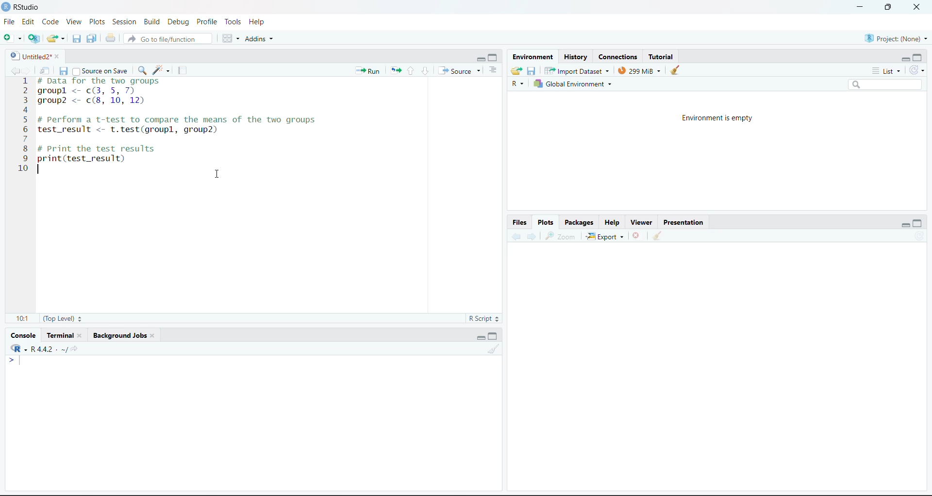 Image resolution: width=932 pixels, height=496 pixels. What do you see at coordinates (888, 71) in the screenshot?
I see `list` at bounding box center [888, 71].